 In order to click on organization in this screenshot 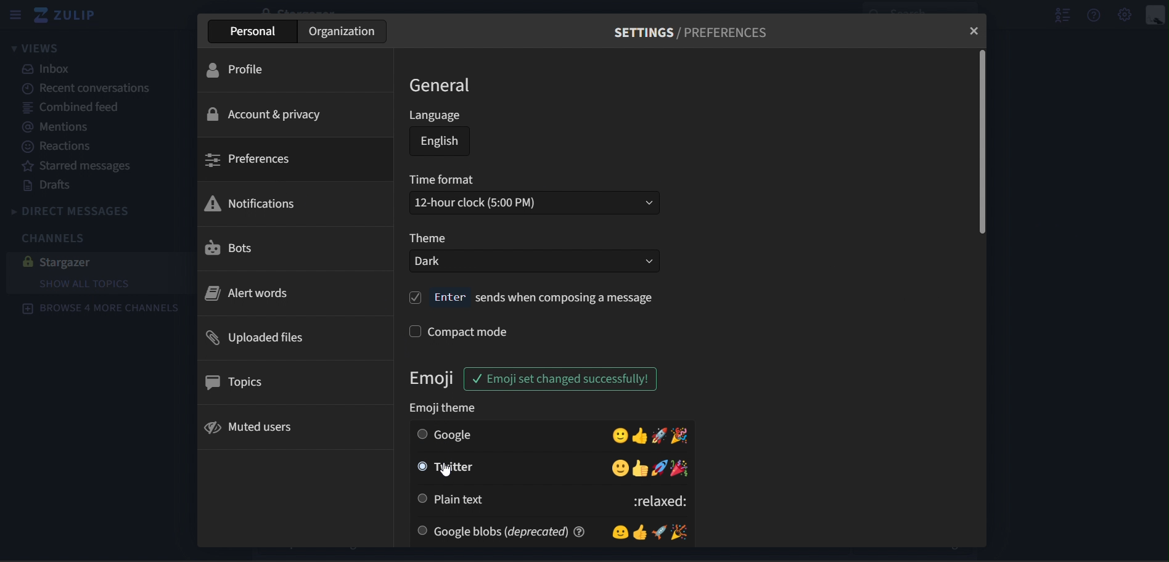, I will do `click(343, 31)`.